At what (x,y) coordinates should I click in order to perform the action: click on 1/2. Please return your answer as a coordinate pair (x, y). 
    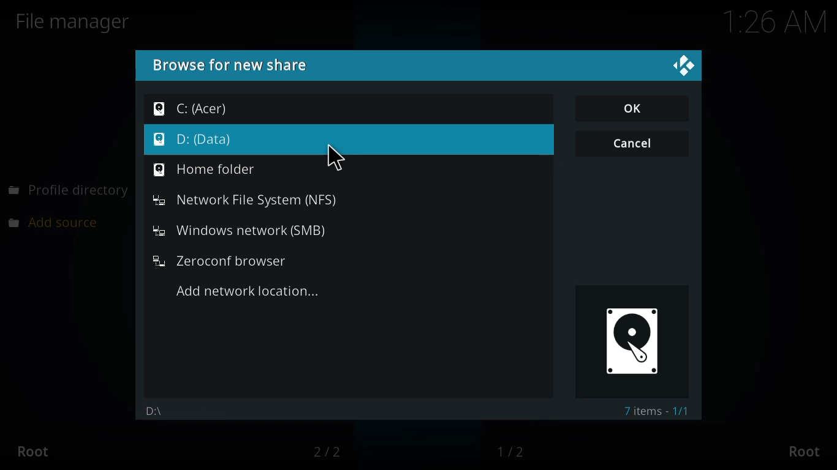
    Looking at the image, I should click on (514, 451).